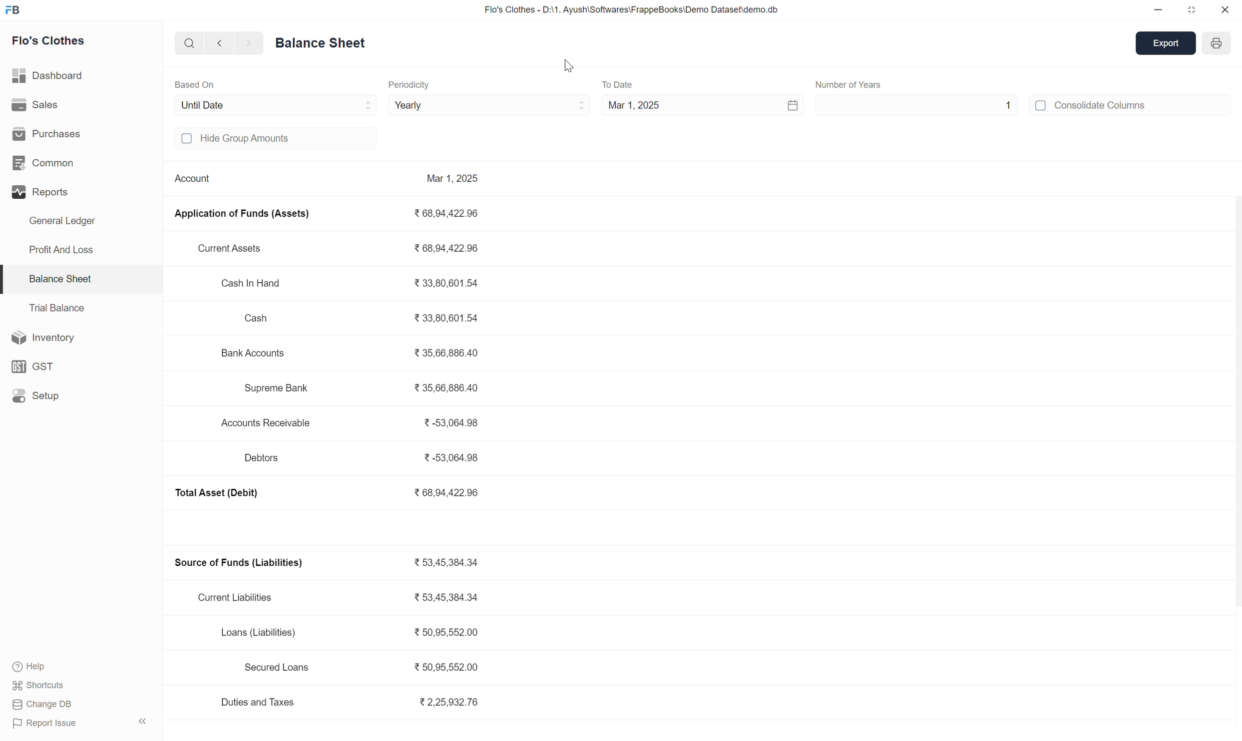 This screenshot has width=1242, height=741. What do you see at coordinates (621, 81) in the screenshot?
I see `To Date` at bounding box center [621, 81].